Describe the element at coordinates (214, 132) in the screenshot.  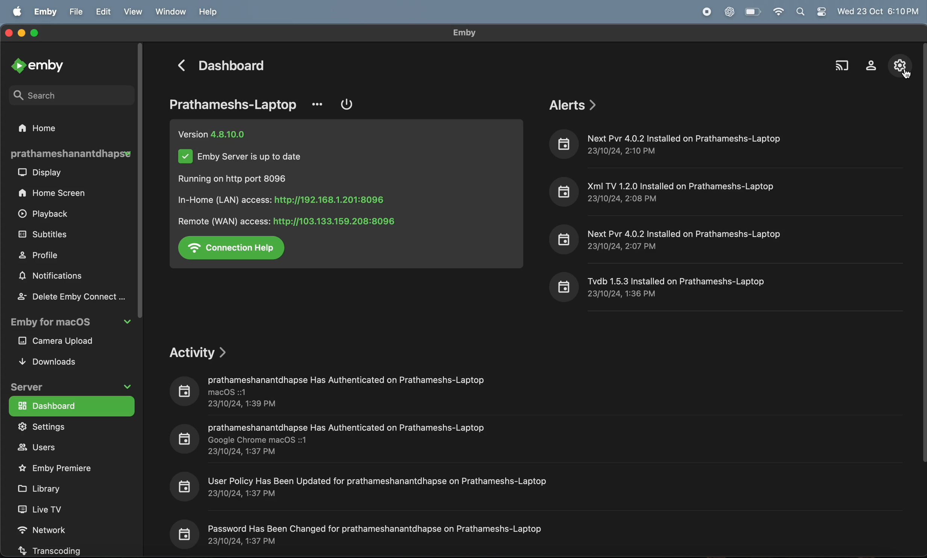
I see `version 4.8.10.0` at that location.